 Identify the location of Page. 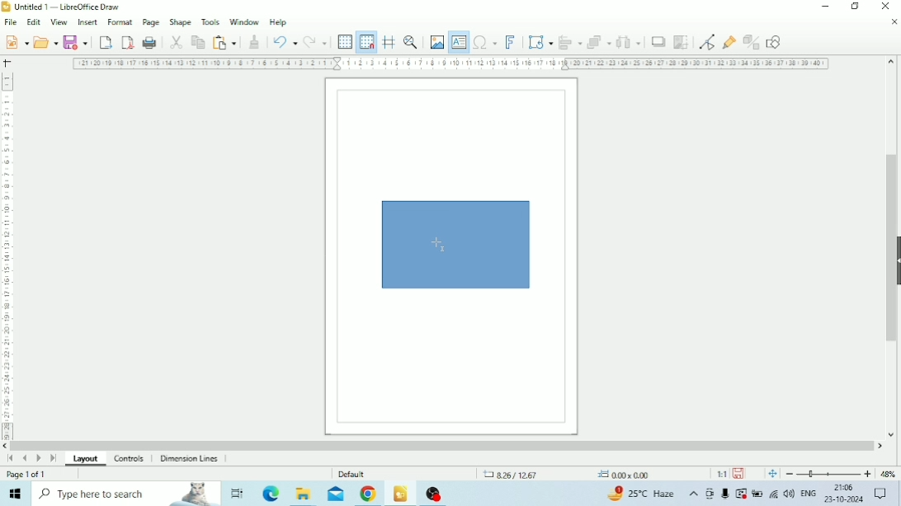
(150, 21).